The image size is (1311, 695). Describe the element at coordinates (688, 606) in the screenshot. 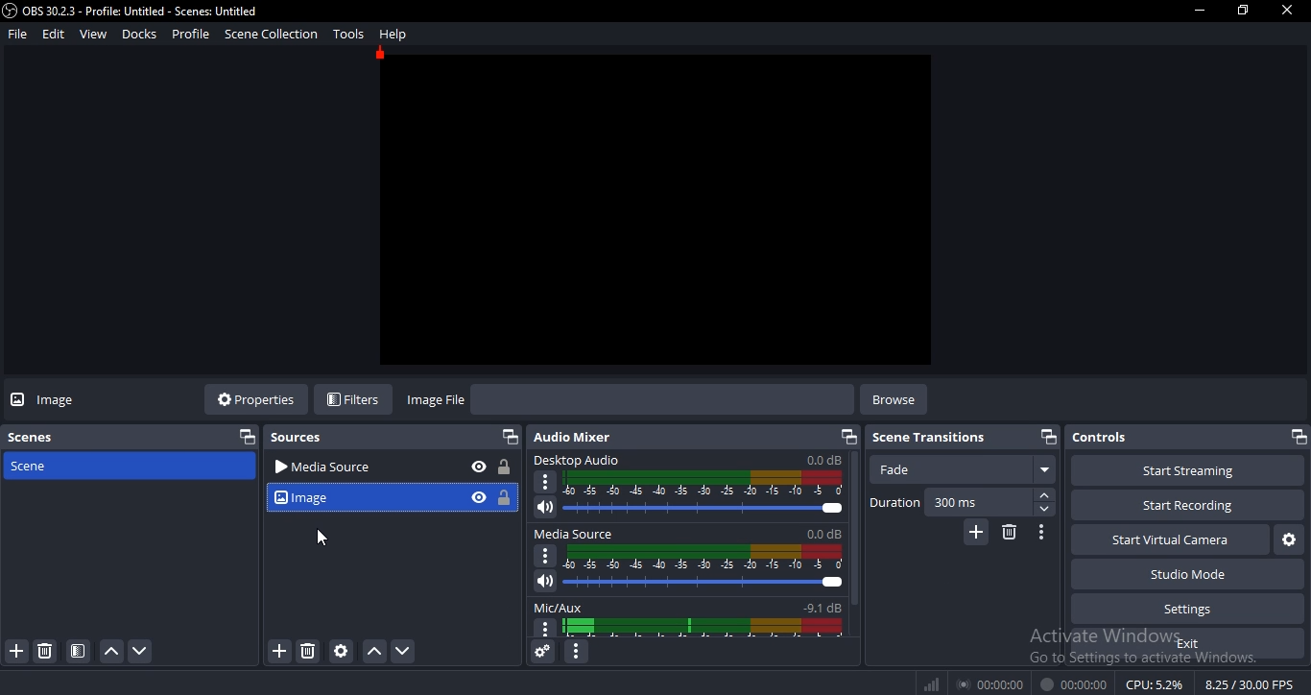

I see `mic/aux` at that location.